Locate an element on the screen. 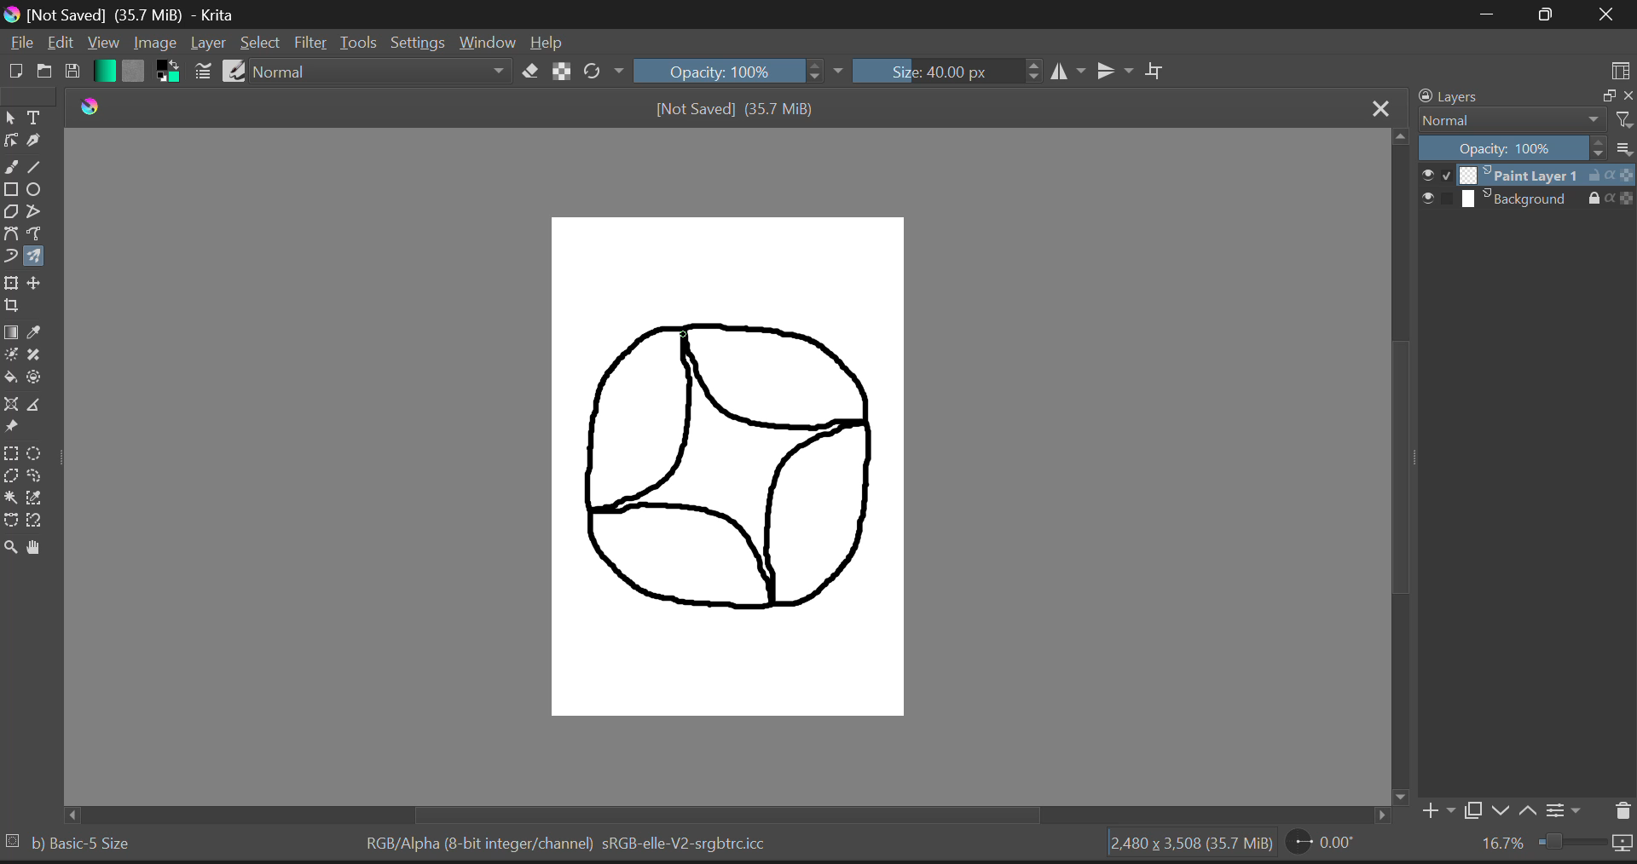 This screenshot has width=1637, height=864. Rectangular Selection is located at coordinates (14, 454).